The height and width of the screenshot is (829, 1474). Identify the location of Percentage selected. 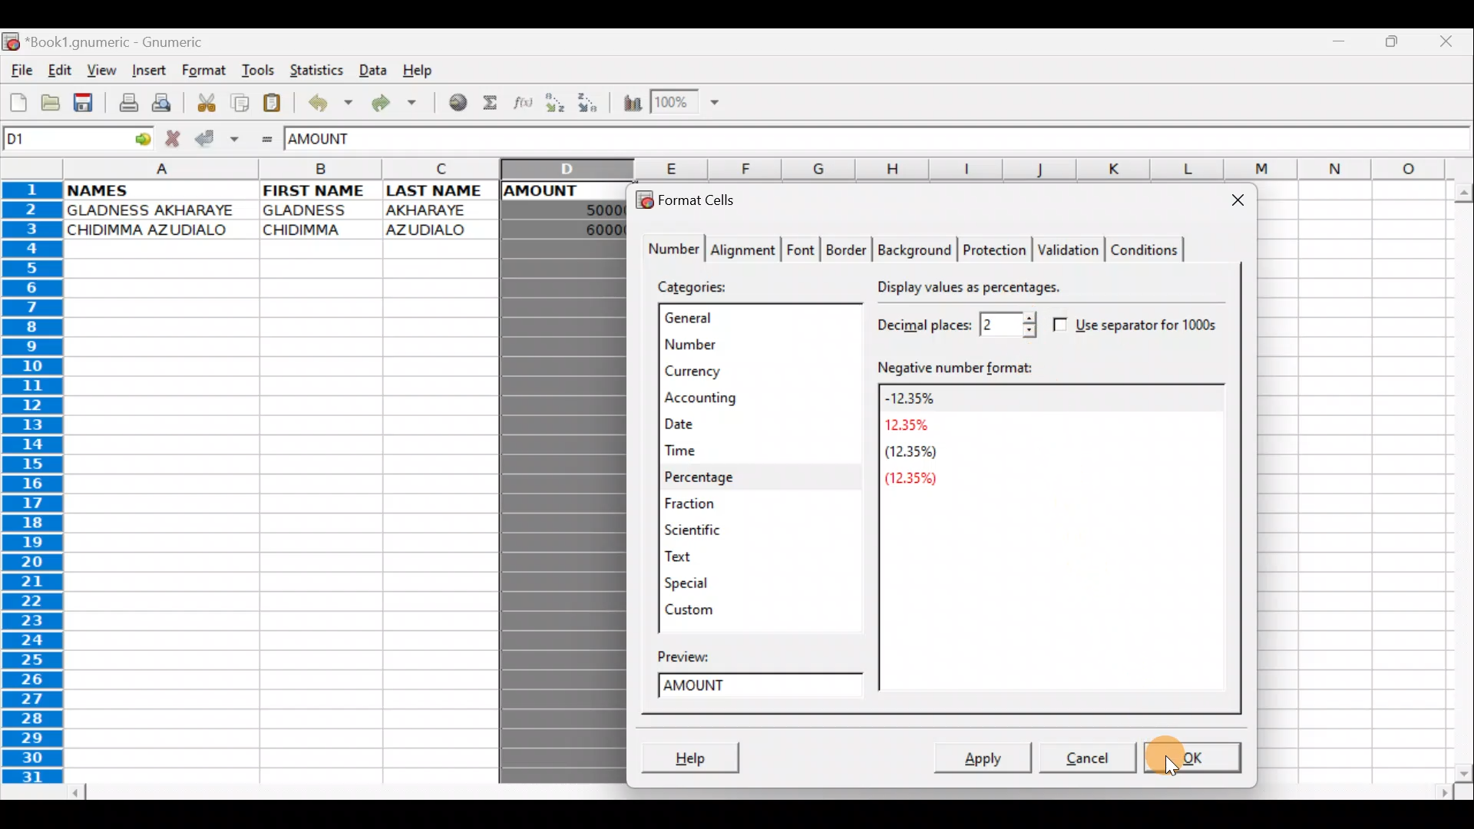
(756, 478).